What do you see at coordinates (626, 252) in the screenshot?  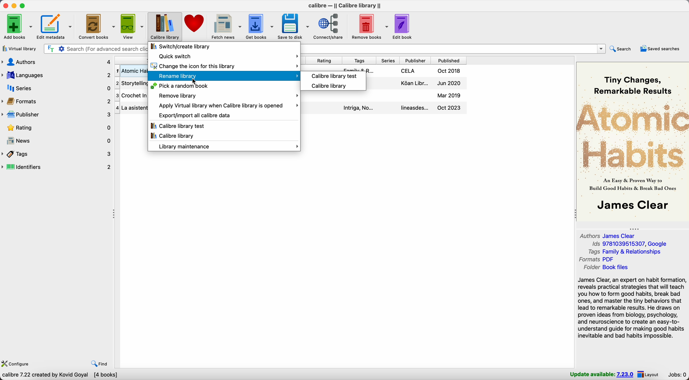 I see `tags Family & Relationships` at bounding box center [626, 252].